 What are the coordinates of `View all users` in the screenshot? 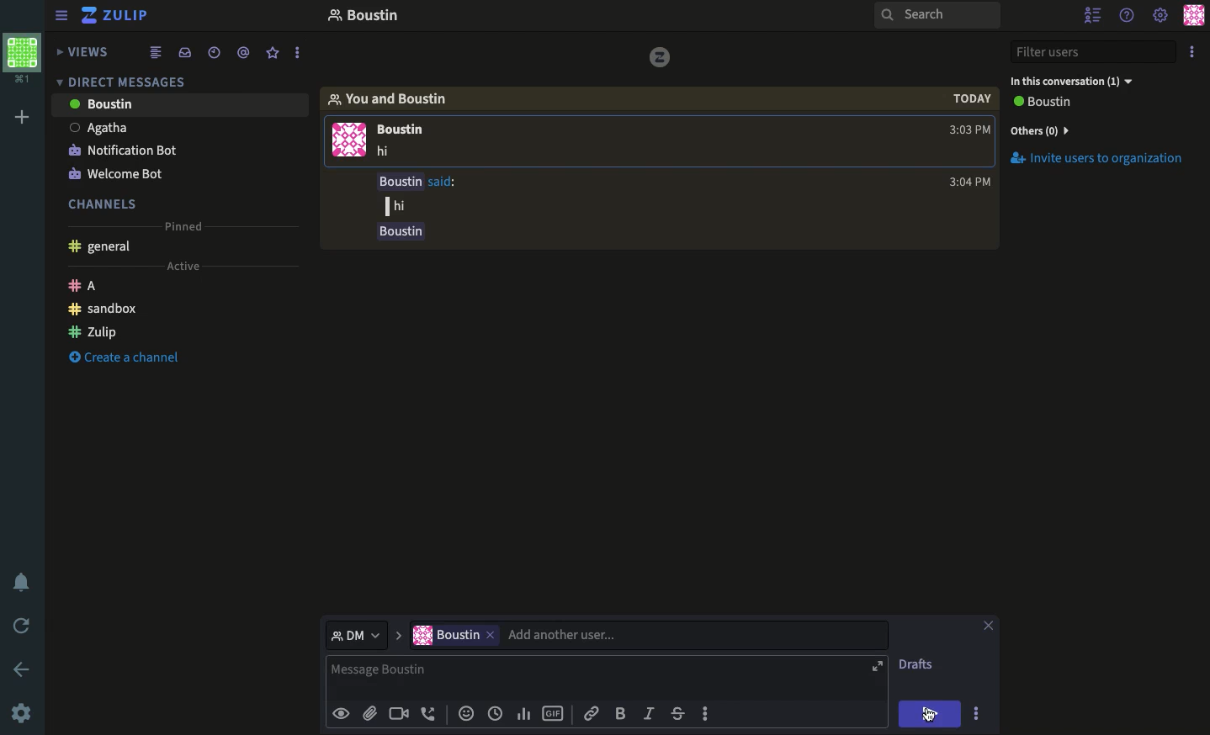 It's located at (1052, 103).